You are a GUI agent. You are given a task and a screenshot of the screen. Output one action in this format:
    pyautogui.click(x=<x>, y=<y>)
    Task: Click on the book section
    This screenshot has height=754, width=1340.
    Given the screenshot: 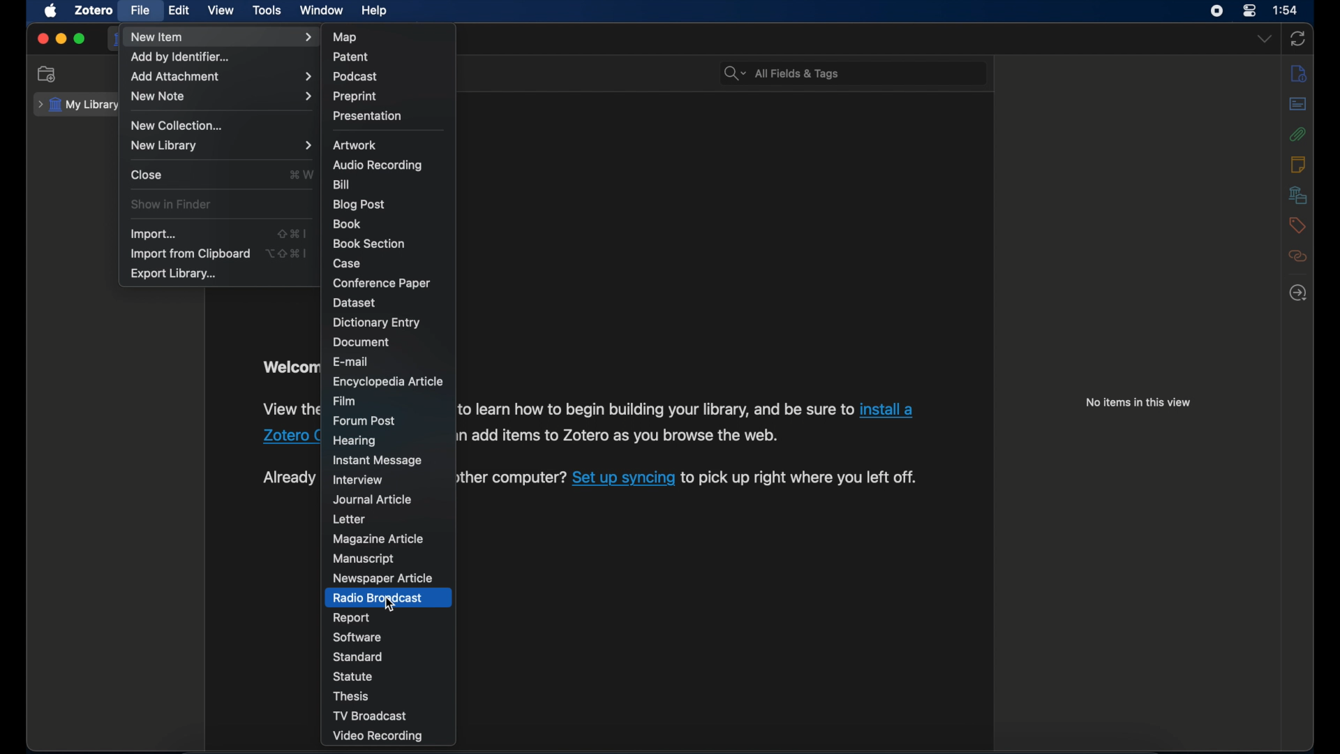 What is the action you would take?
    pyautogui.click(x=369, y=244)
    